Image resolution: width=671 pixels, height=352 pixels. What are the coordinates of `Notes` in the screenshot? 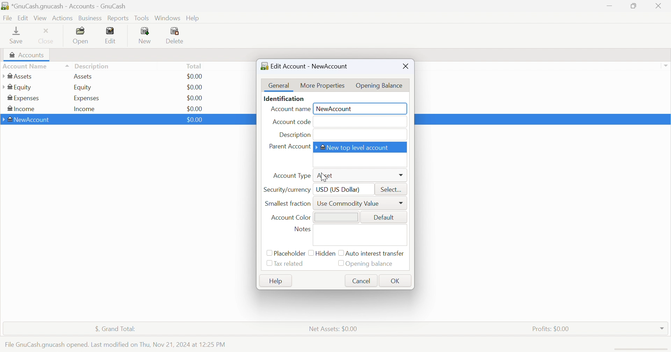 It's located at (303, 230).